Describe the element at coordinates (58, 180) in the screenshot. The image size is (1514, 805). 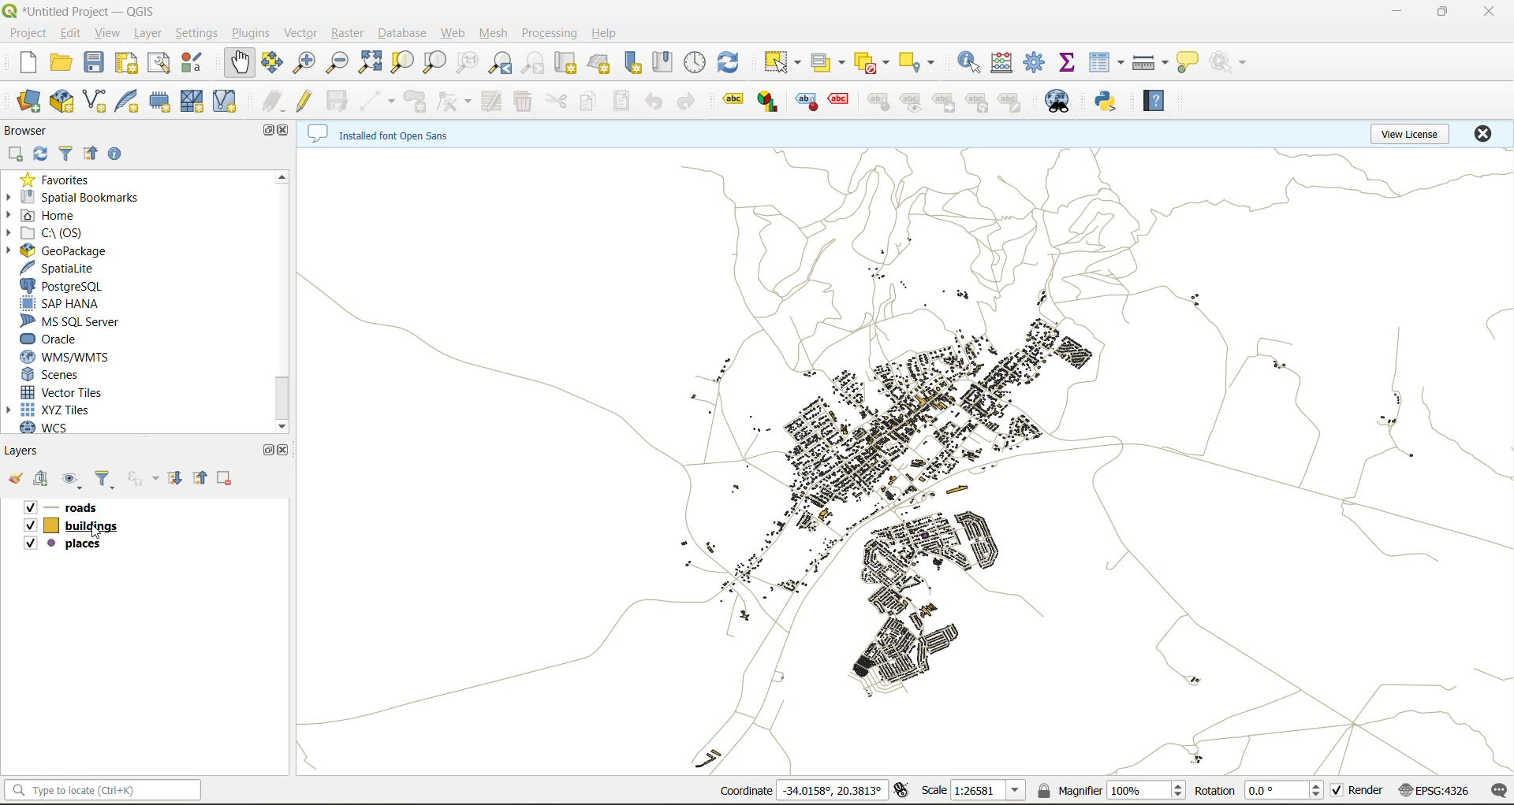
I see `favorites` at that location.